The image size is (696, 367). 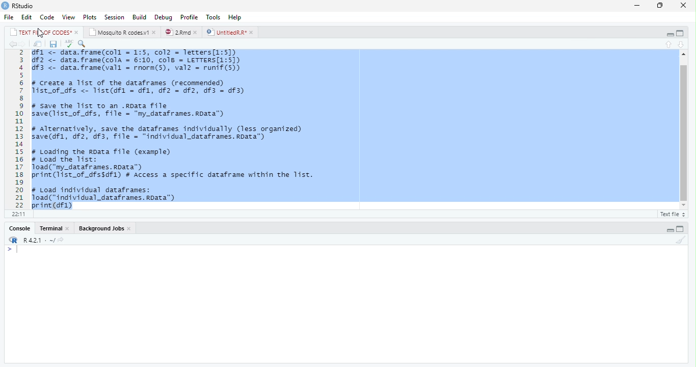 What do you see at coordinates (668, 33) in the screenshot?
I see `Hide` at bounding box center [668, 33].